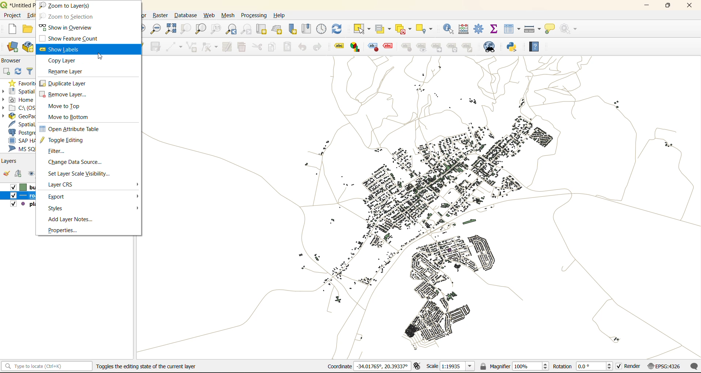 This screenshot has height=373, width=701. What do you see at coordinates (227, 15) in the screenshot?
I see `mesh` at bounding box center [227, 15].